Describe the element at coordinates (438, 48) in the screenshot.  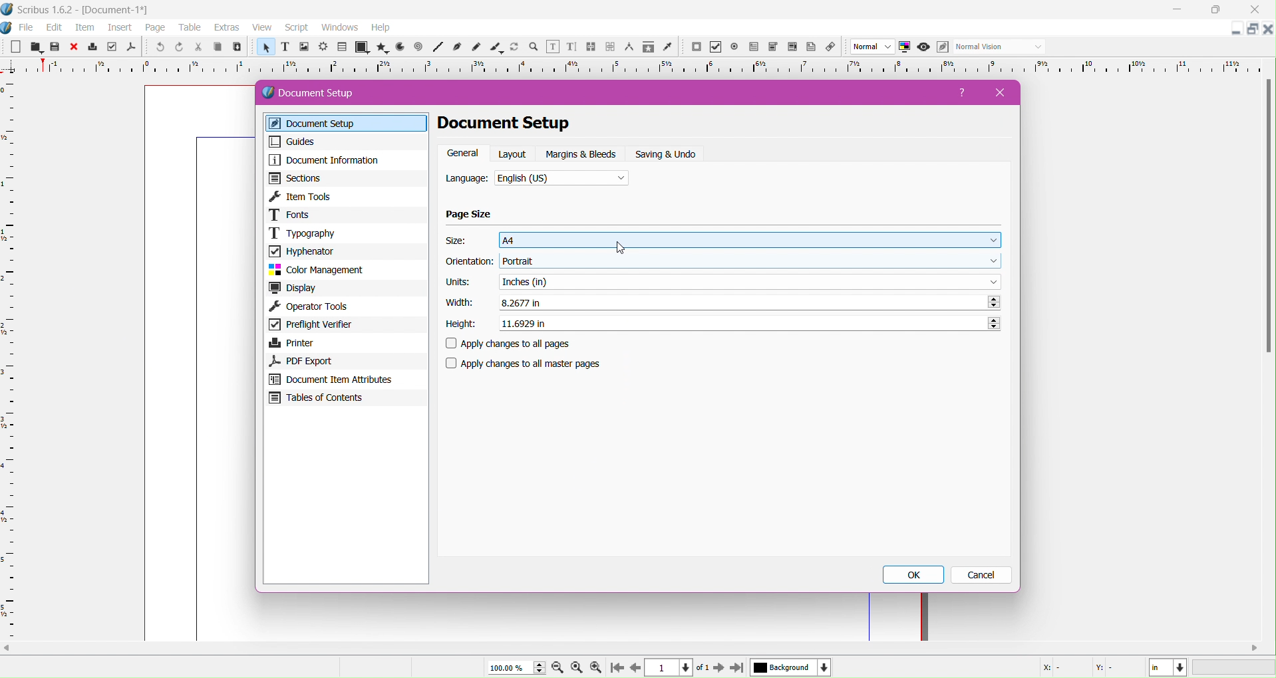
I see `line` at that location.